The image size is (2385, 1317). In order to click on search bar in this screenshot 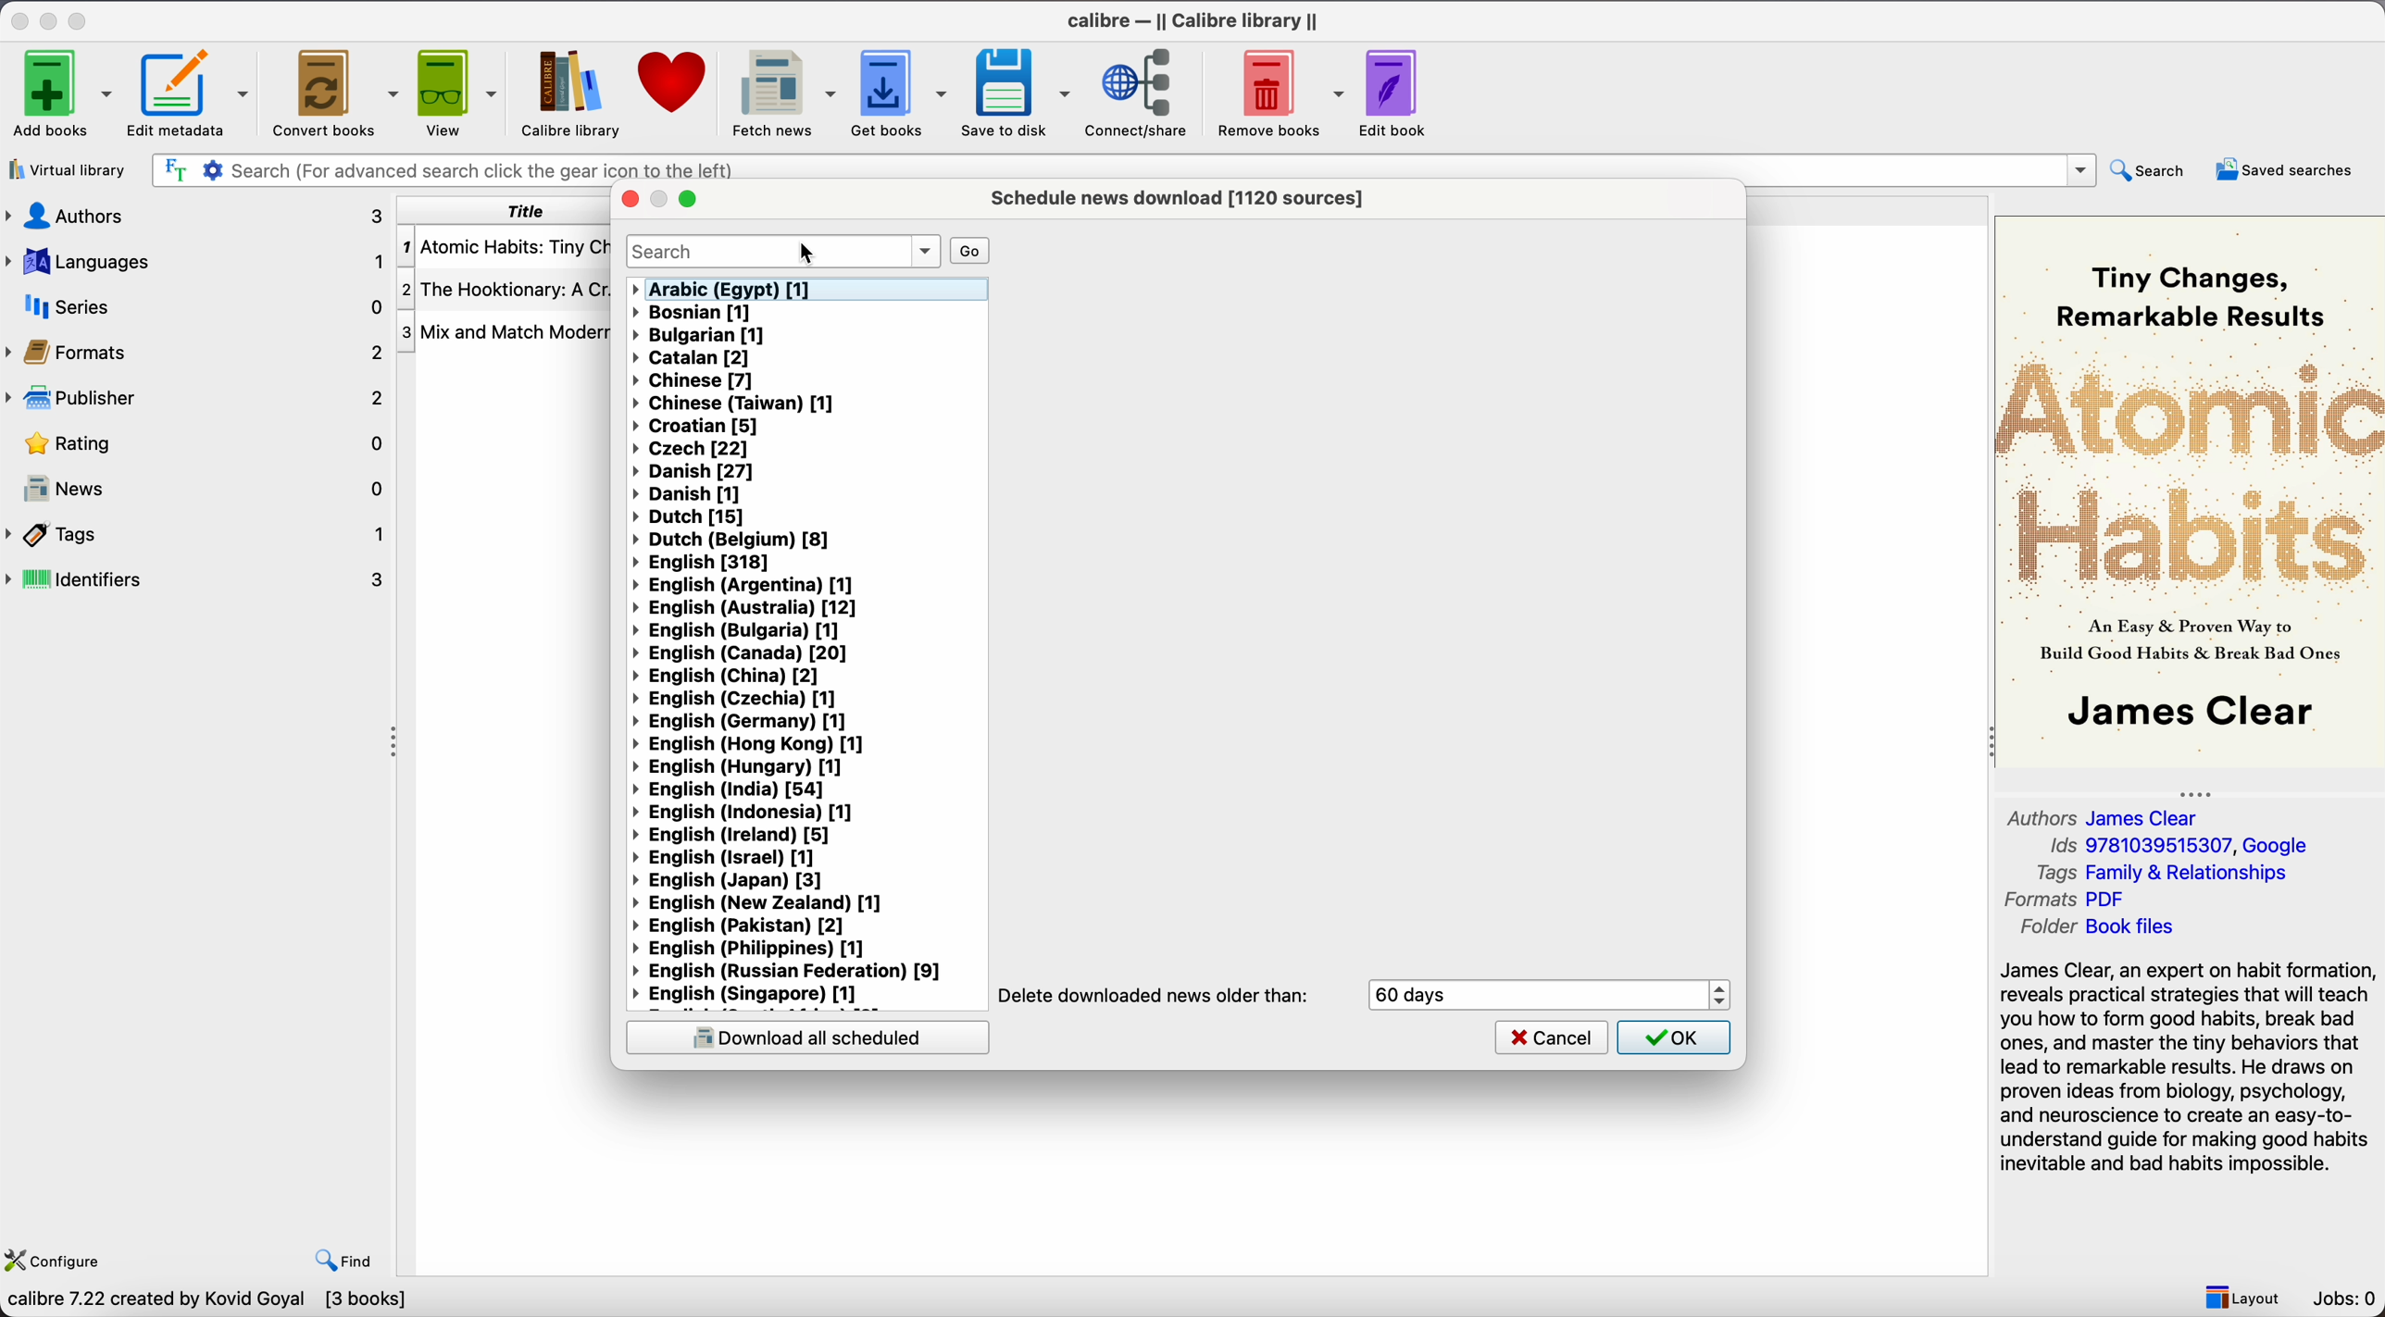, I will do `click(782, 251)`.